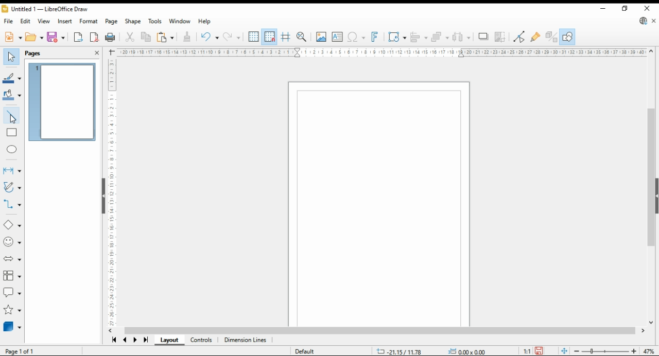  Describe the element at coordinates (179, 22) in the screenshot. I see `window` at that location.